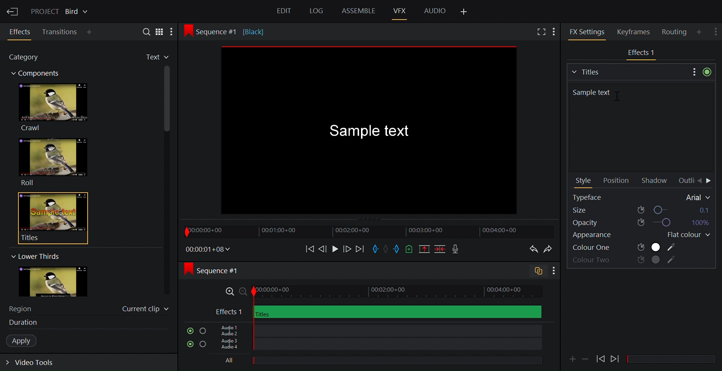 The width and height of the screenshot is (722, 371). What do you see at coordinates (188, 331) in the screenshot?
I see `Mute/Unmute` at bounding box center [188, 331].